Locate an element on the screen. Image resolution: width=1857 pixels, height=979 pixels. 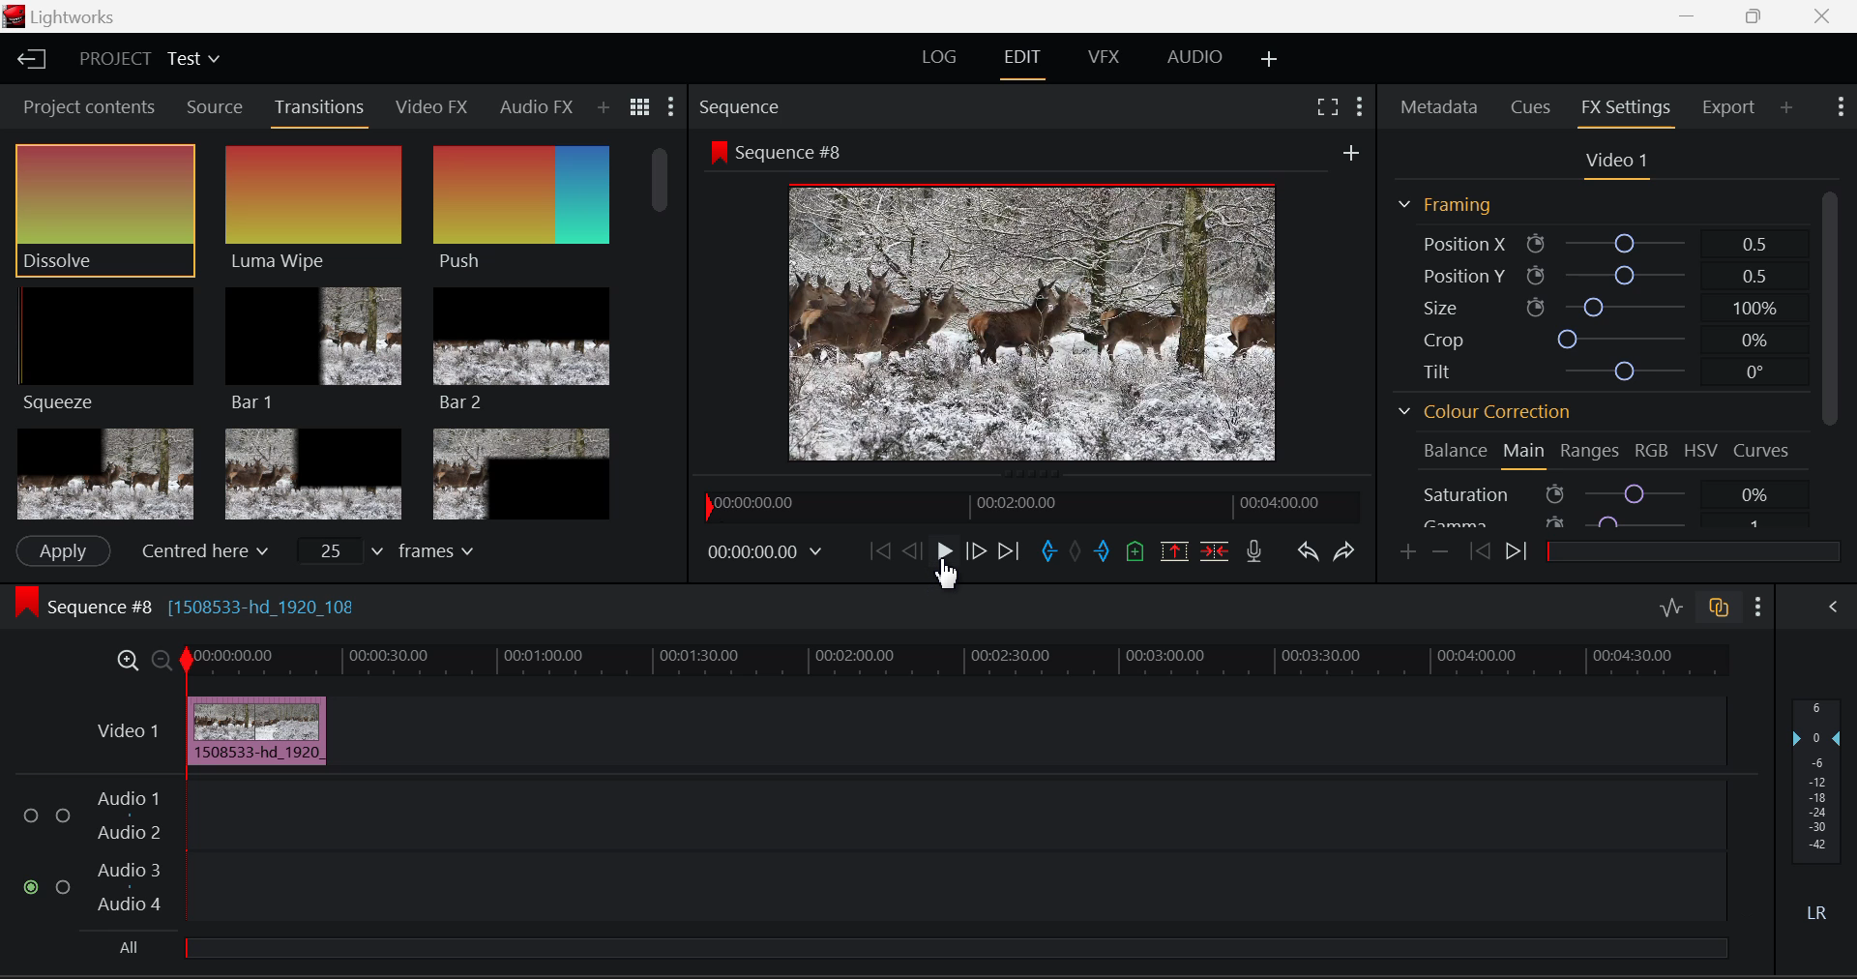
Cursor is located at coordinates (950, 577).